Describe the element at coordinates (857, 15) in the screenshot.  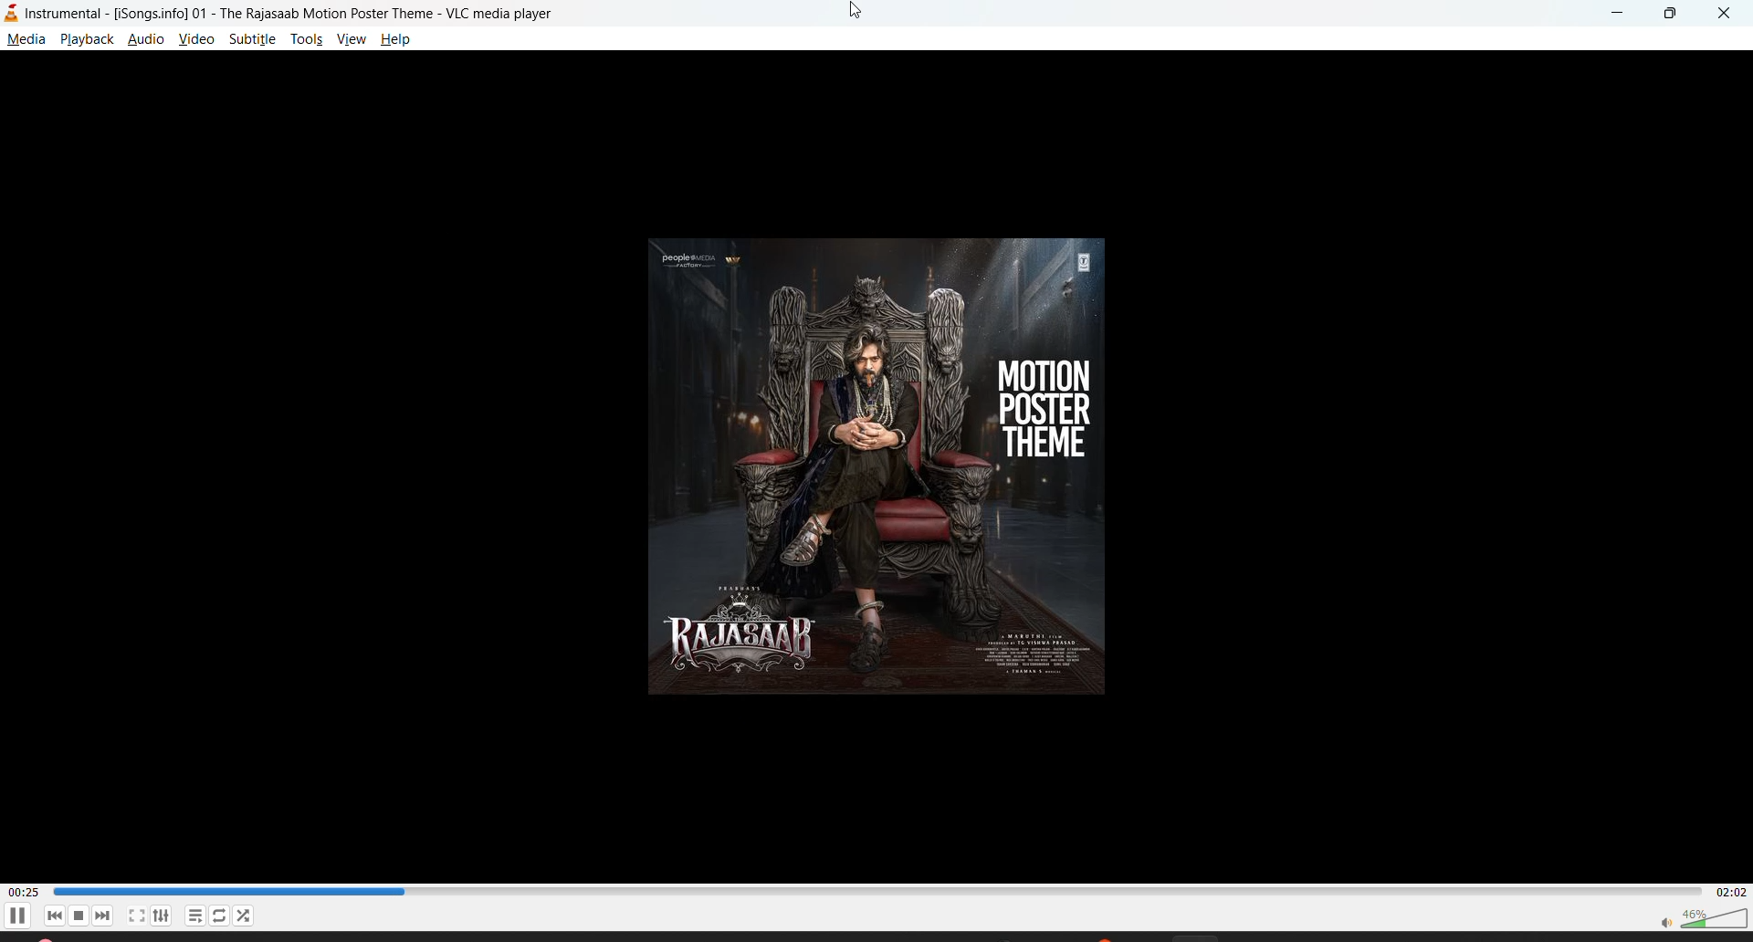
I see `cursor` at that location.